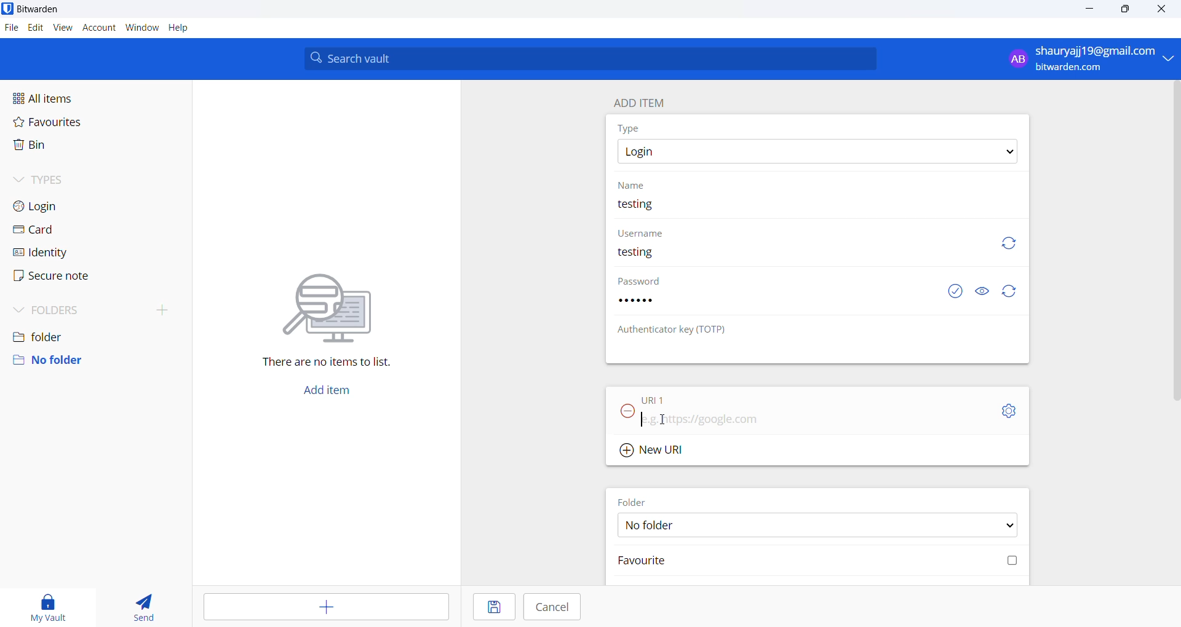 The image size is (1181, 627). Describe the element at coordinates (662, 420) in the screenshot. I see `cursor` at that location.